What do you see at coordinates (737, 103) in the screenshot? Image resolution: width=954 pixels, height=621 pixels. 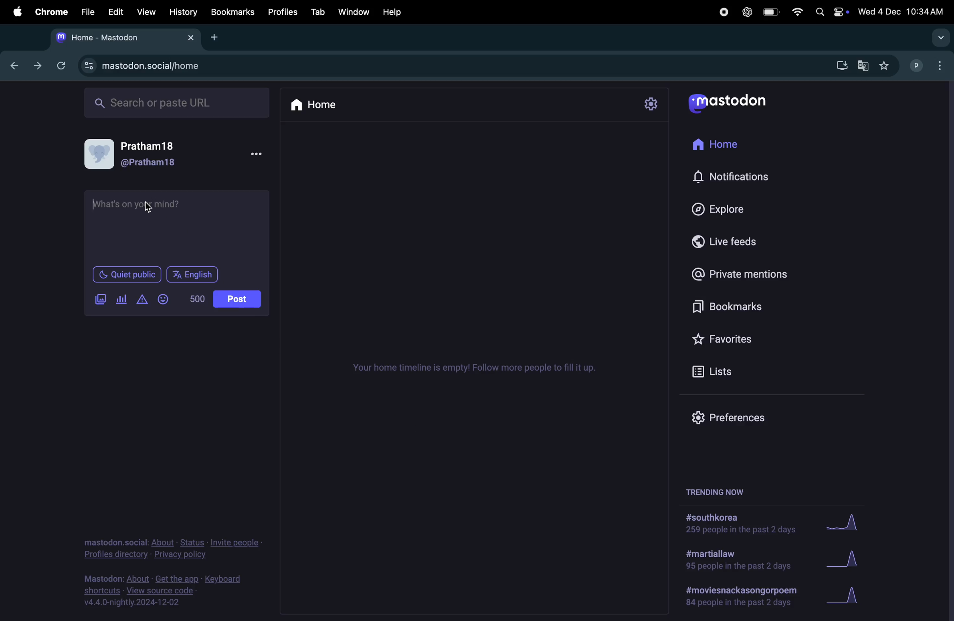 I see `Mastodon` at bounding box center [737, 103].